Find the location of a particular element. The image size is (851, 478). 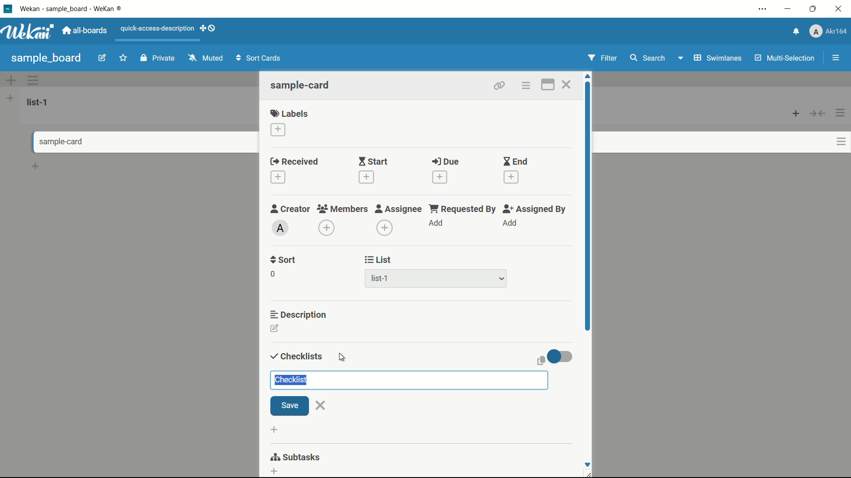

add date is located at coordinates (365, 177).